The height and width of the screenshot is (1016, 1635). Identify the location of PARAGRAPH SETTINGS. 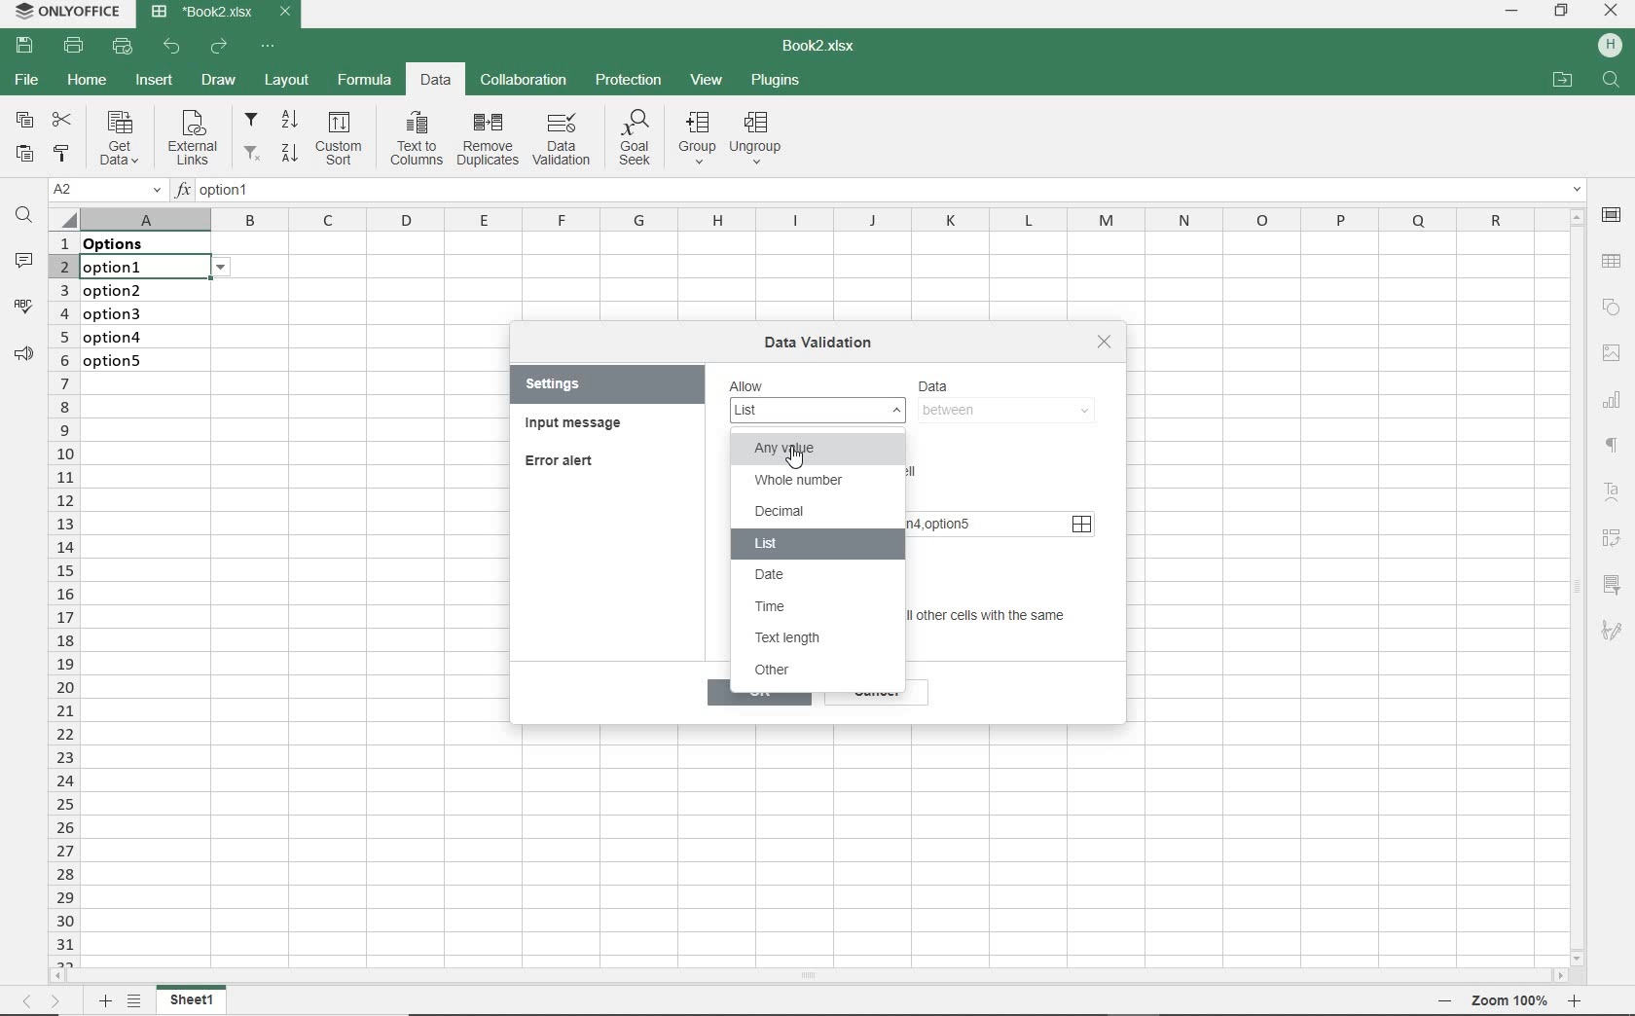
(20, 354).